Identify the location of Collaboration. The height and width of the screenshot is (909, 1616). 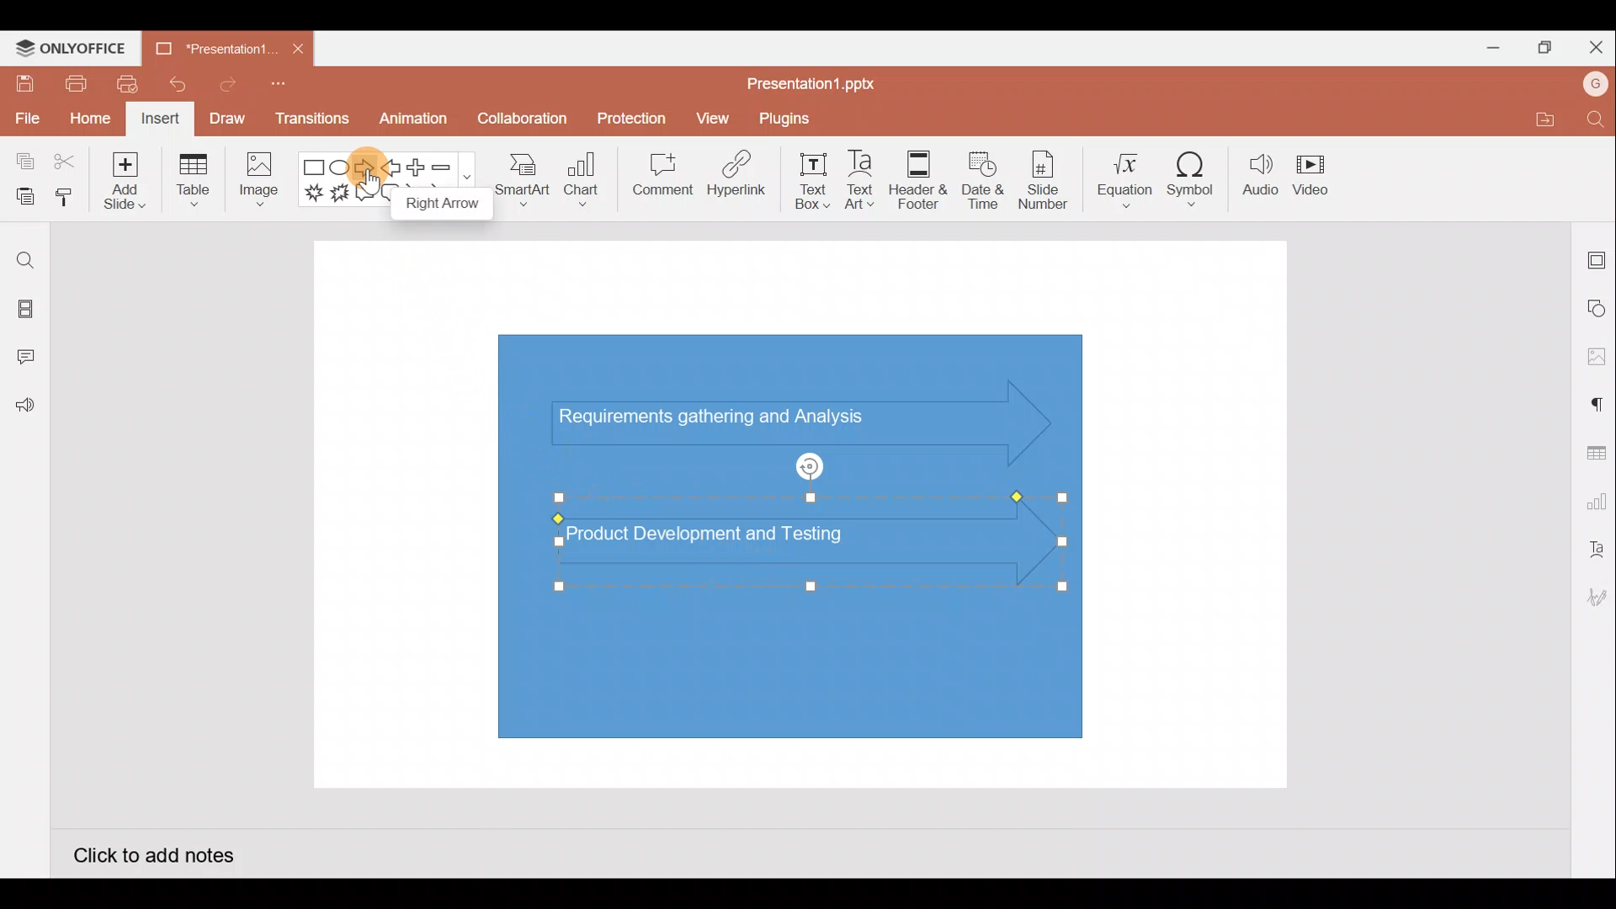
(520, 125).